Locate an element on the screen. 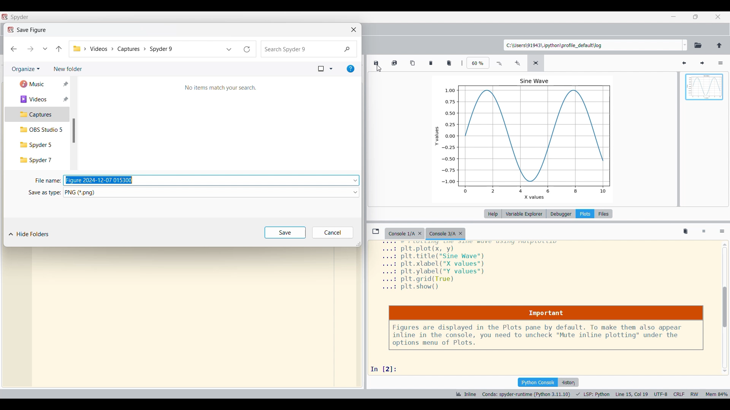  Current pathway is located at coordinates (146, 49).